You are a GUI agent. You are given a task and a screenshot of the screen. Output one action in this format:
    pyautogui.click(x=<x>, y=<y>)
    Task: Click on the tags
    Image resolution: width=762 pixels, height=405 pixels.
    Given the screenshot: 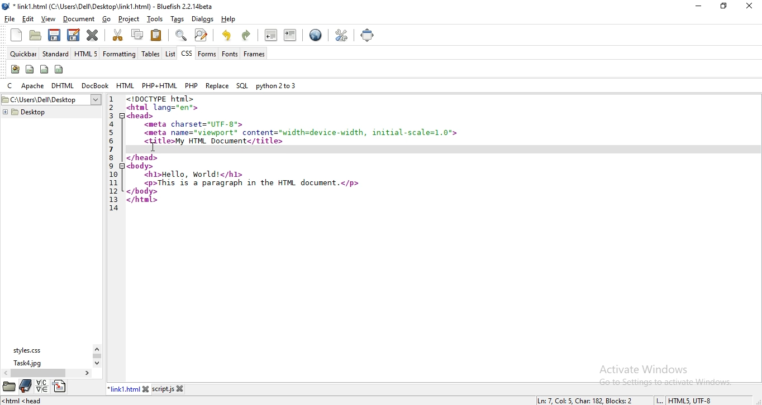 What is the action you would take?
    pyautogui.click(x=177, y=19)
    